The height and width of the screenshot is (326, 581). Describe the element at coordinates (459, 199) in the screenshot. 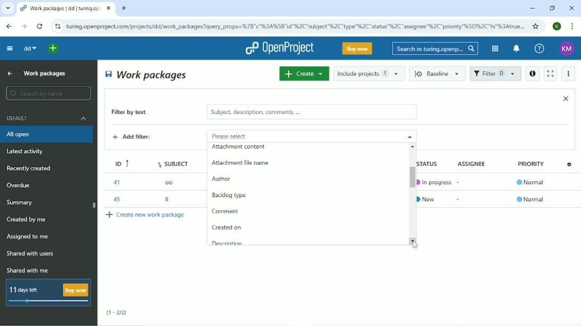

I see `-` at that location.